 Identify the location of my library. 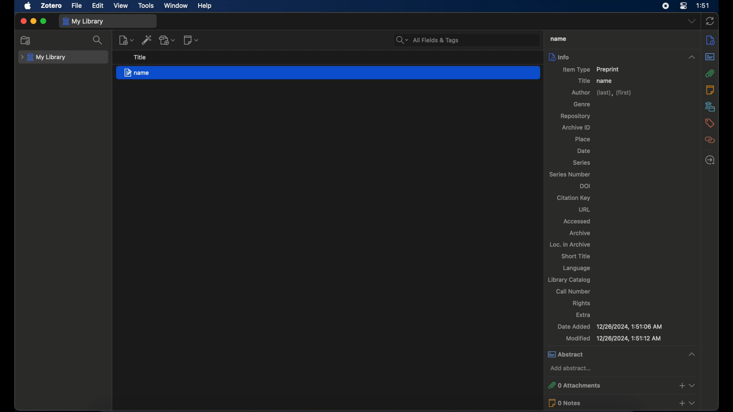
(83, 21).